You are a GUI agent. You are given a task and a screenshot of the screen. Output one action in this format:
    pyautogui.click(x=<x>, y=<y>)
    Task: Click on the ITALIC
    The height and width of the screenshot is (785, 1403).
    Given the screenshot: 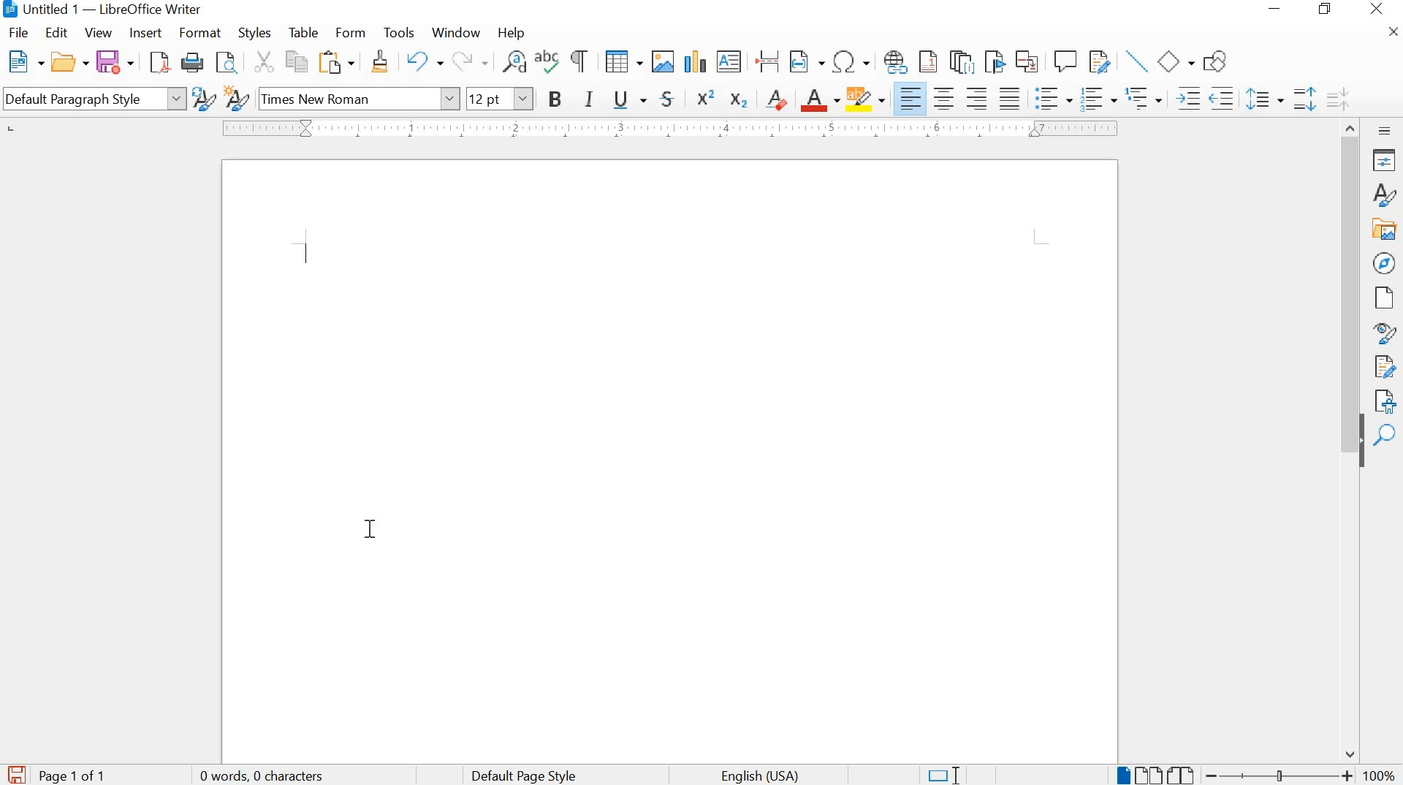 What is the action you would take?
    pyautogui.click(x=591, y=97)
    